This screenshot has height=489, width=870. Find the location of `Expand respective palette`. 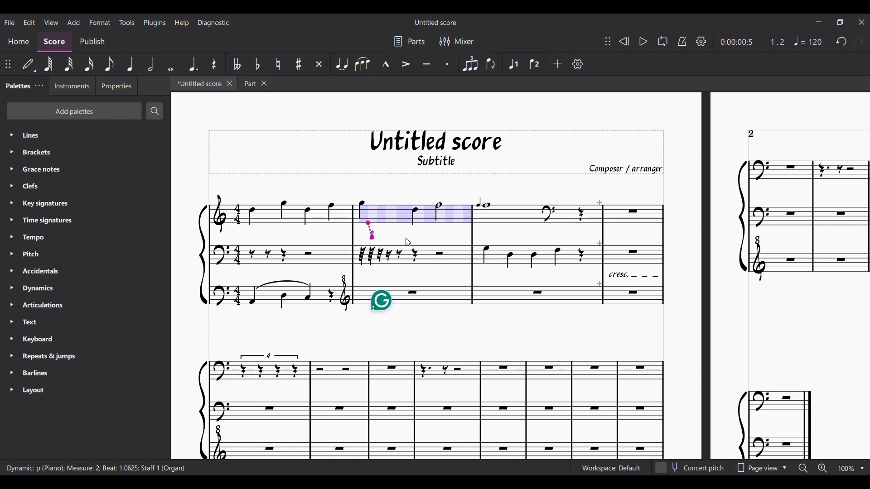

Expand respective palette is located at coordinates (11, 262).